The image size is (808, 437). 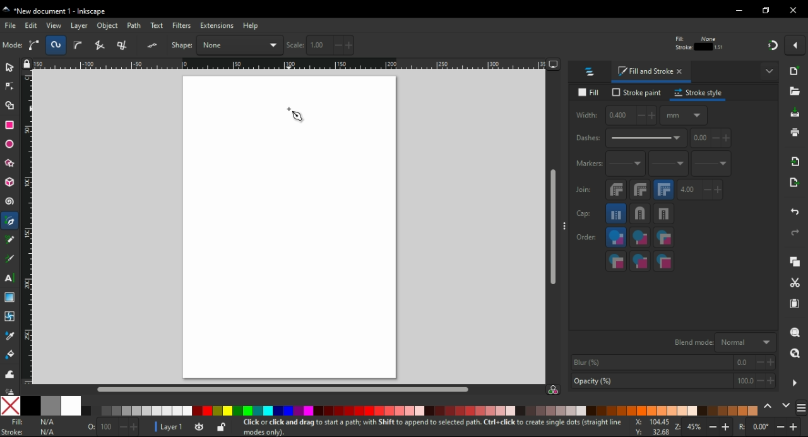 I want to click on copy, so click(x=795, y=262).